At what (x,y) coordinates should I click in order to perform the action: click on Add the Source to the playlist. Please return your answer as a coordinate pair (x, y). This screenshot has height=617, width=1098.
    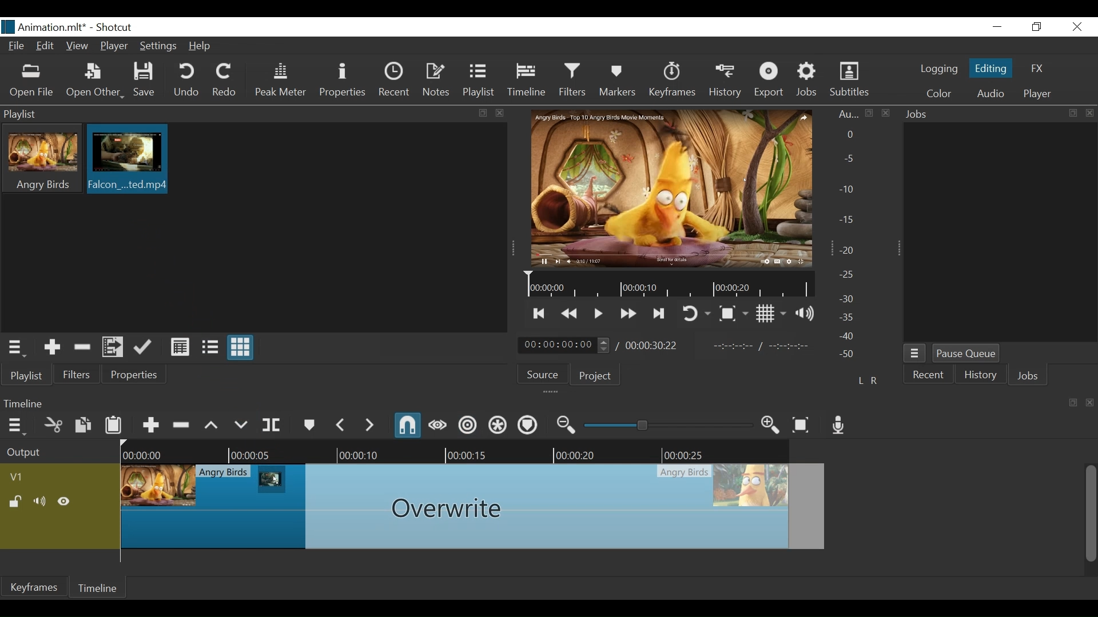
    Looking at the image, I should click on (50, 346).